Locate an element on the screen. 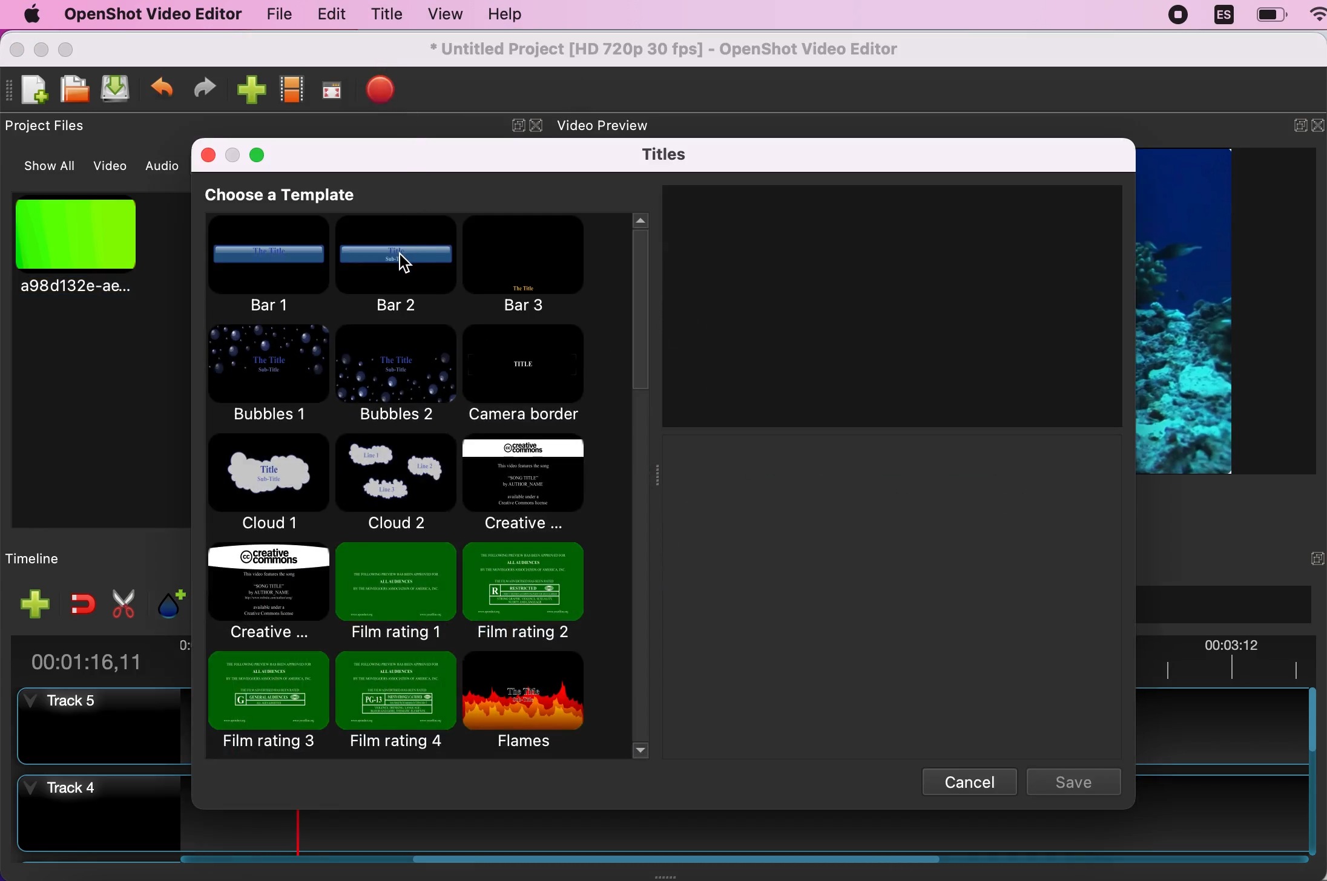 This screenshot has width=1327, height=881. cut is located at coordinates (122, 603).